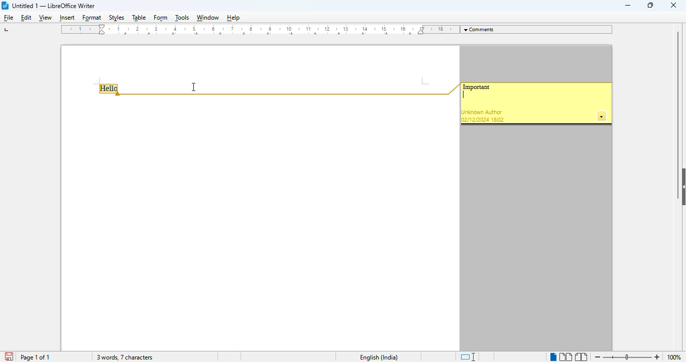 The image size is (686, 362). Describe the element at coordinates (677, 97) in the screenshot. I see `vertical scroll bar` at that location.